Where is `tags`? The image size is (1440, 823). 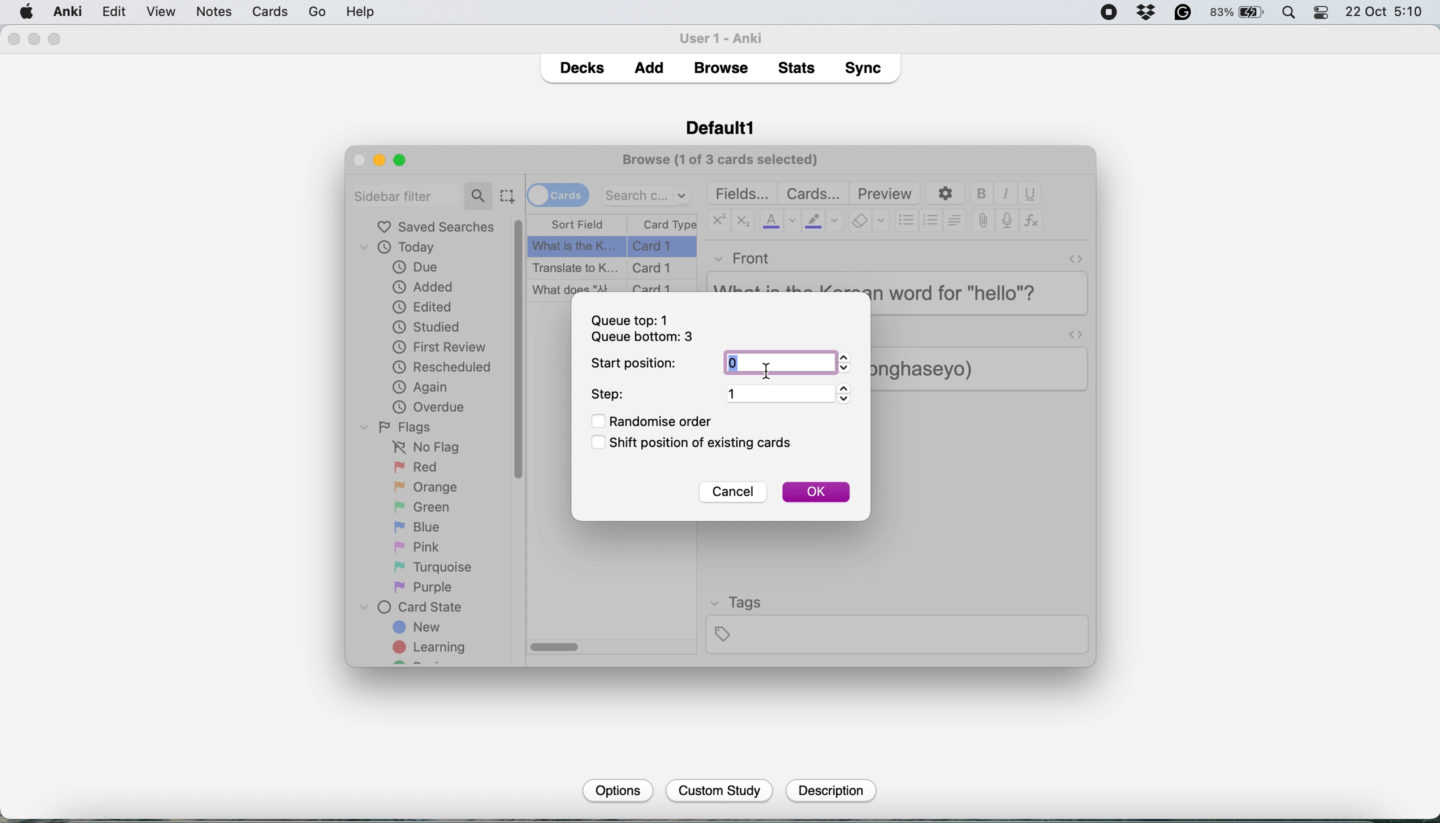 tags is located at coordinates (896, 623).